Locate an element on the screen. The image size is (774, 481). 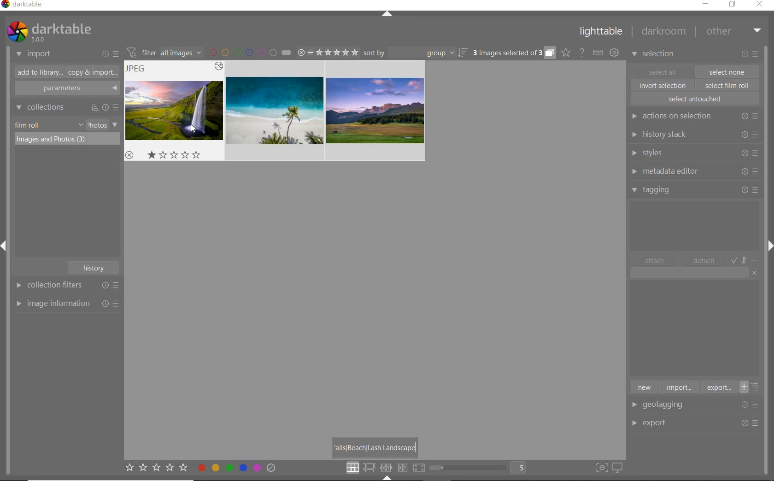
filter by image color label is located at coordinates (250, 52).